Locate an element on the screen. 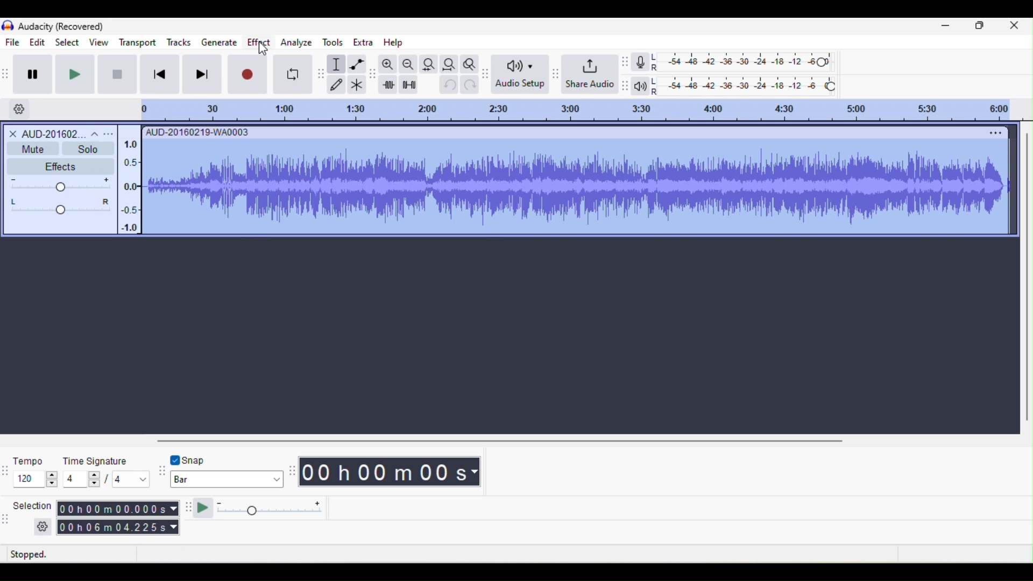 This screenshot has width=1033, height=581. transport is located at coordinates (137, 42).